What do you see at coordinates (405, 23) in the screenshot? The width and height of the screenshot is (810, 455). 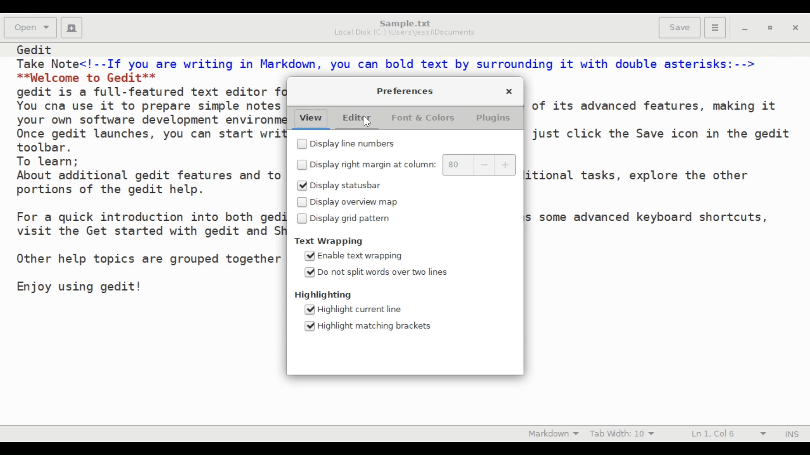 I see `Sample.txt` at bounding box center [405, 23].